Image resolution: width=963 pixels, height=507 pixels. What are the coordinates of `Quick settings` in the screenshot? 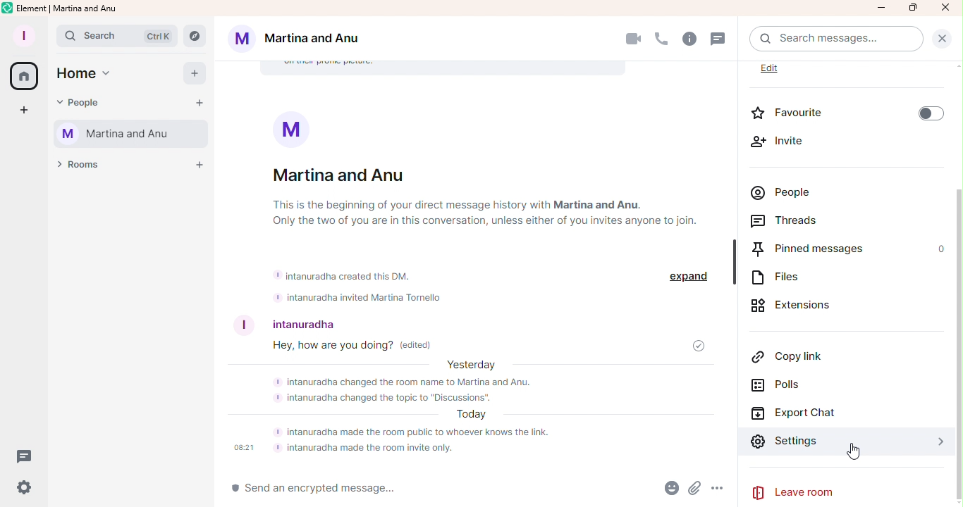 It's located at (23, 492).